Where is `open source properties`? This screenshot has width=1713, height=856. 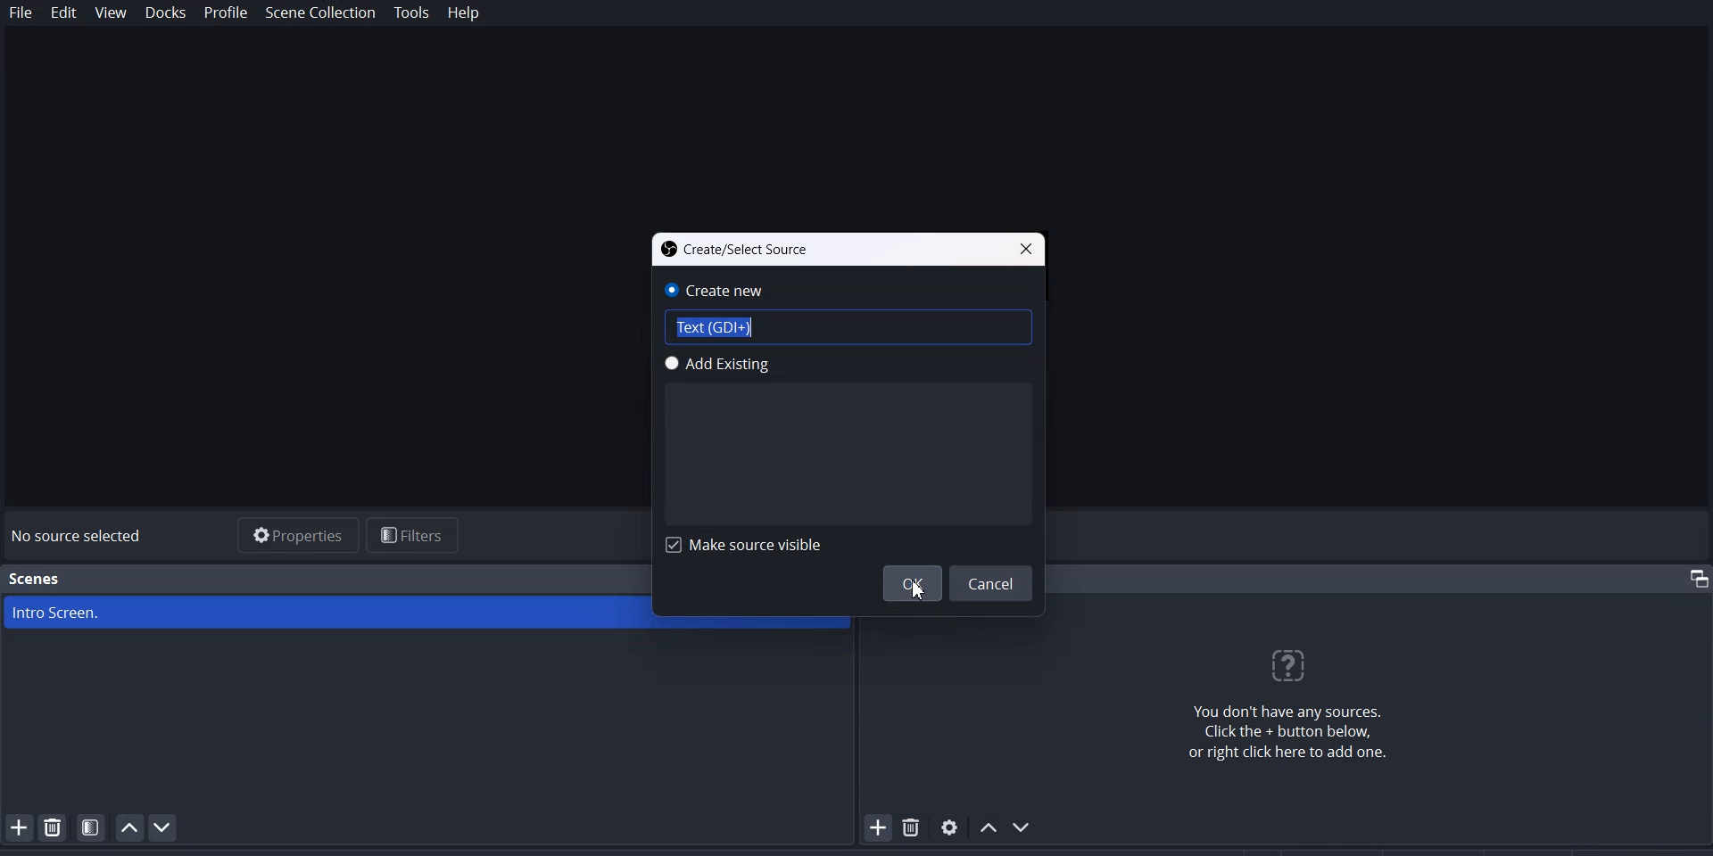 open source properties is located at coordinates (950, 827).